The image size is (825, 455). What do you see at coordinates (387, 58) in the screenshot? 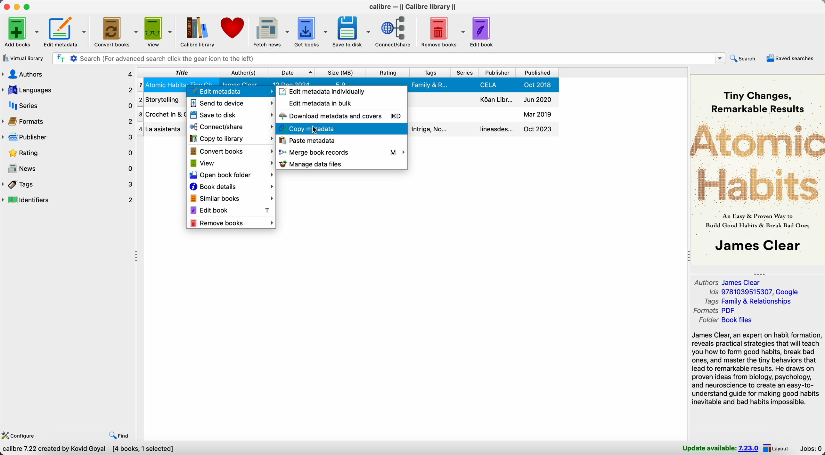
I see `search bar` at bounding box center [387, 58].